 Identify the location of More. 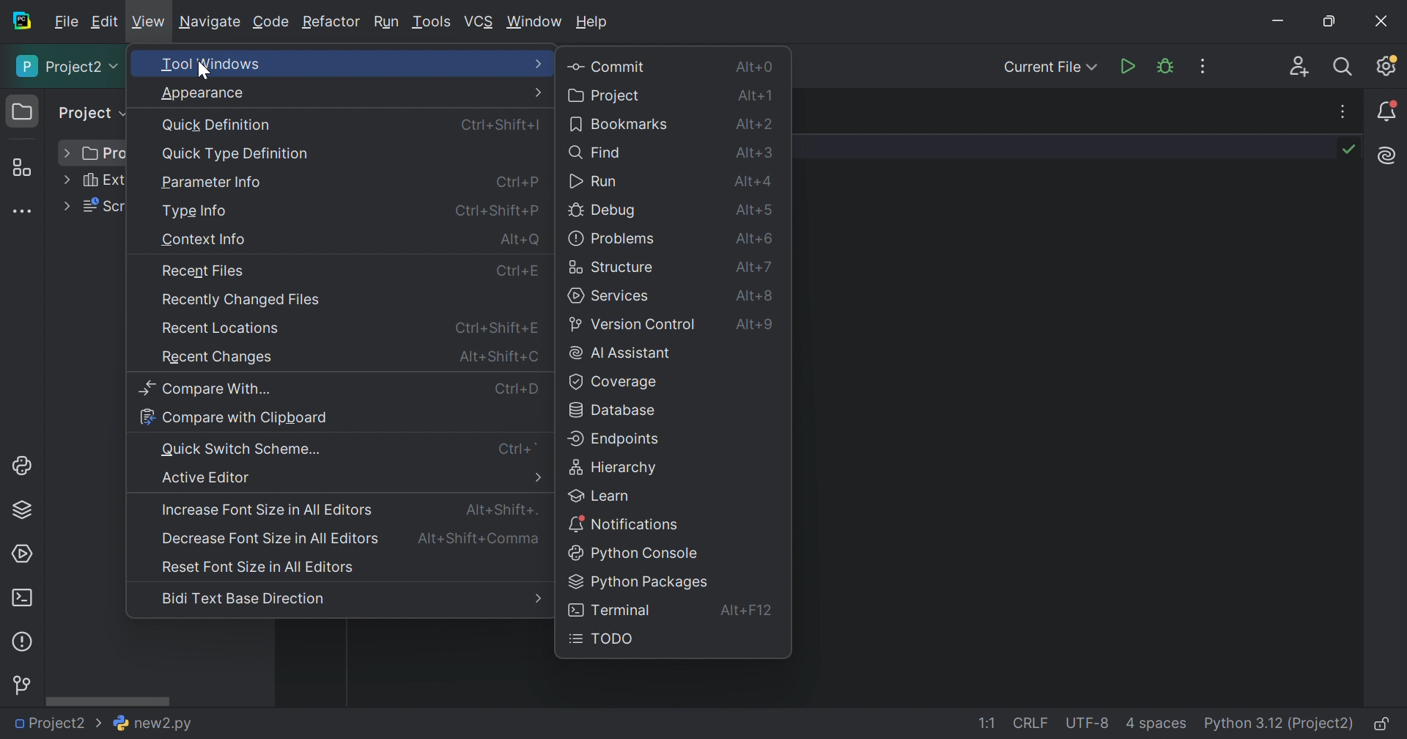
(67, 179).